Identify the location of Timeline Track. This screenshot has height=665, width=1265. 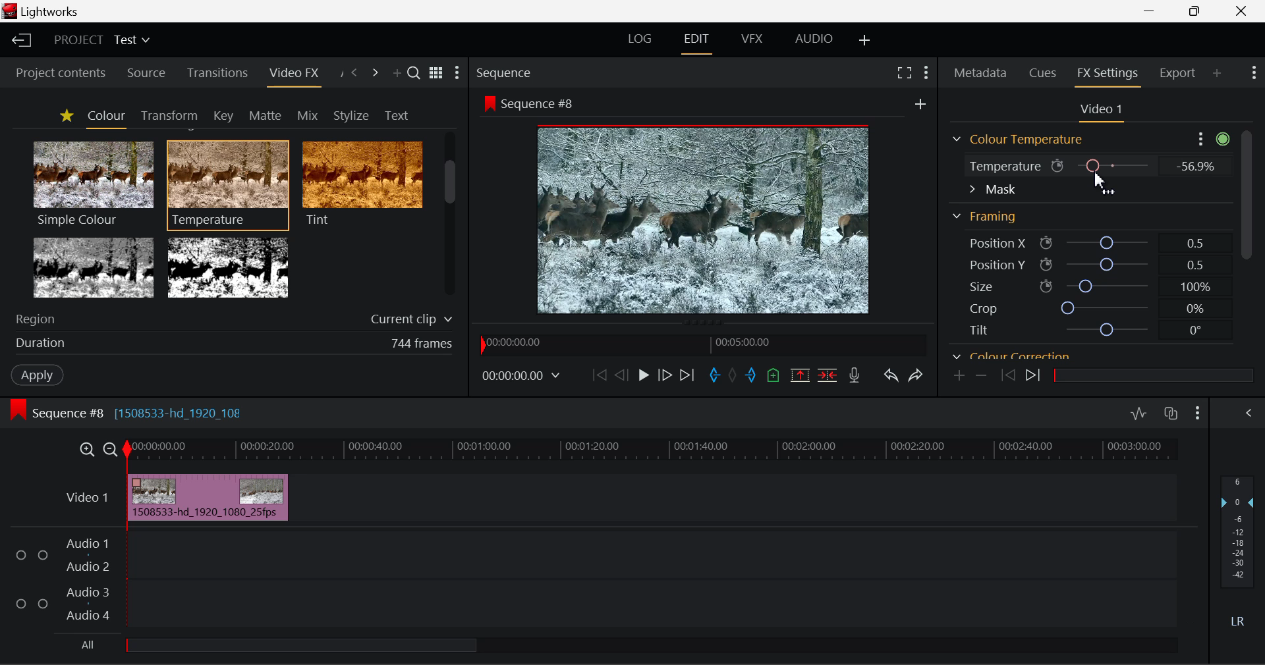
(654, 450).